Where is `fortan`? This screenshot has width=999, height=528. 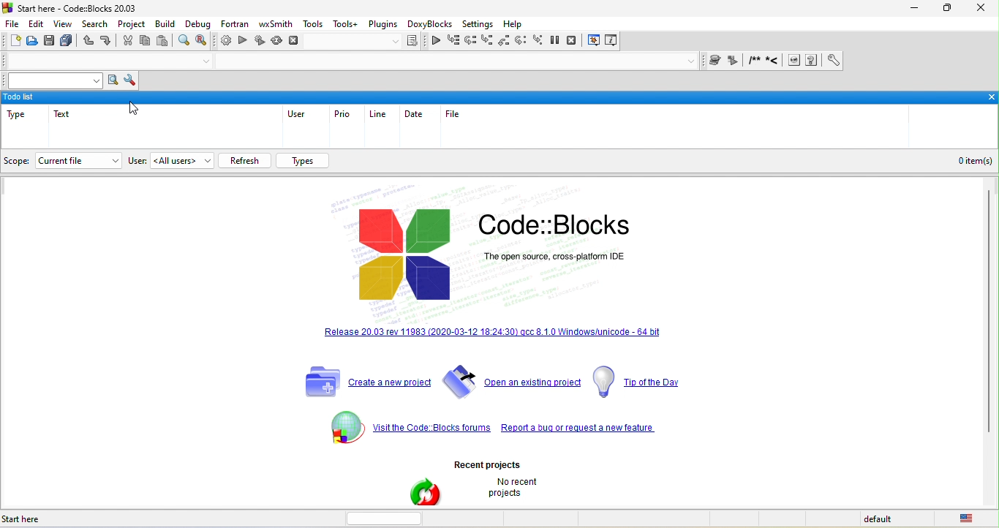 fortan is located at coordinates (233, 26).